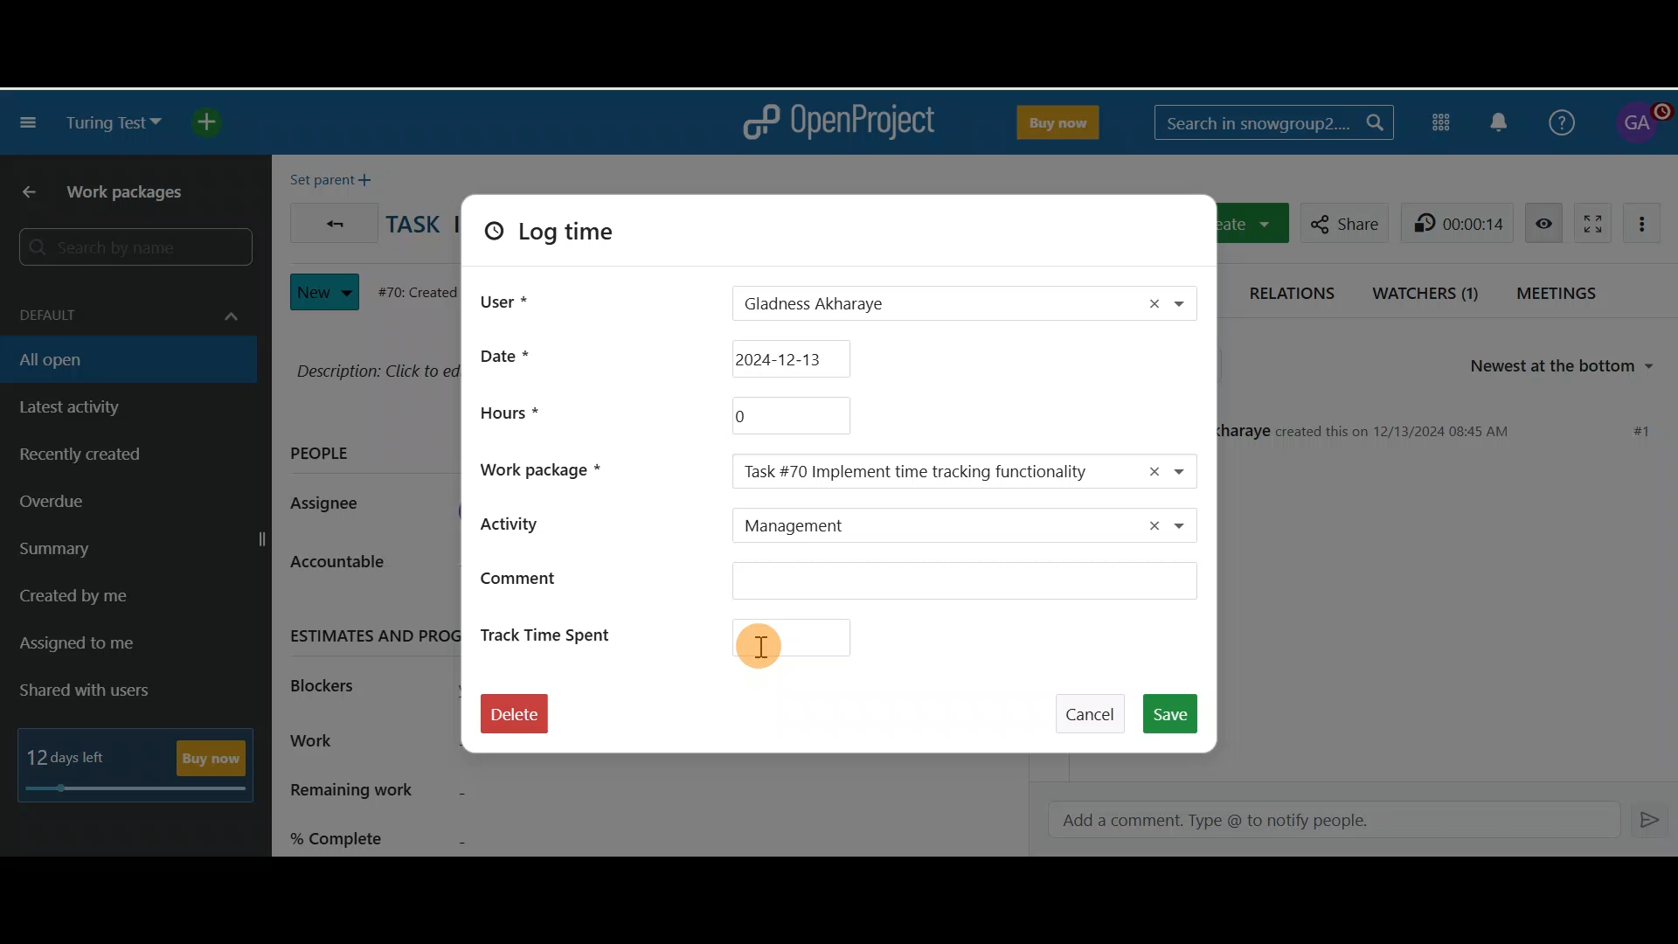 Image resolution: width=1678 pixels, height=944 pixels. What do you see at coordinates (1190, 305) in the screenshot?
I see `User drop down` at bounding box center [1190, 305].